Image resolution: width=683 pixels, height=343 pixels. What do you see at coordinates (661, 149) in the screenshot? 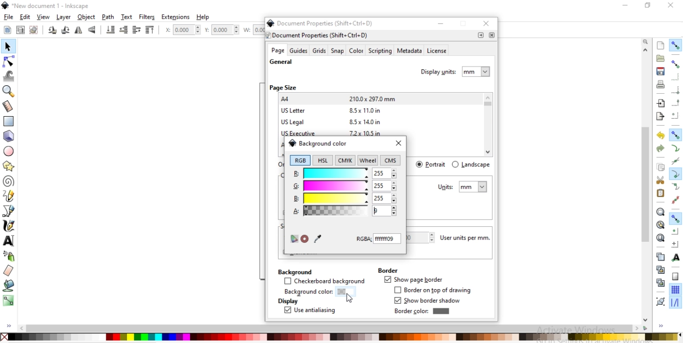
I see `redo` at bounding box center [661, 149].